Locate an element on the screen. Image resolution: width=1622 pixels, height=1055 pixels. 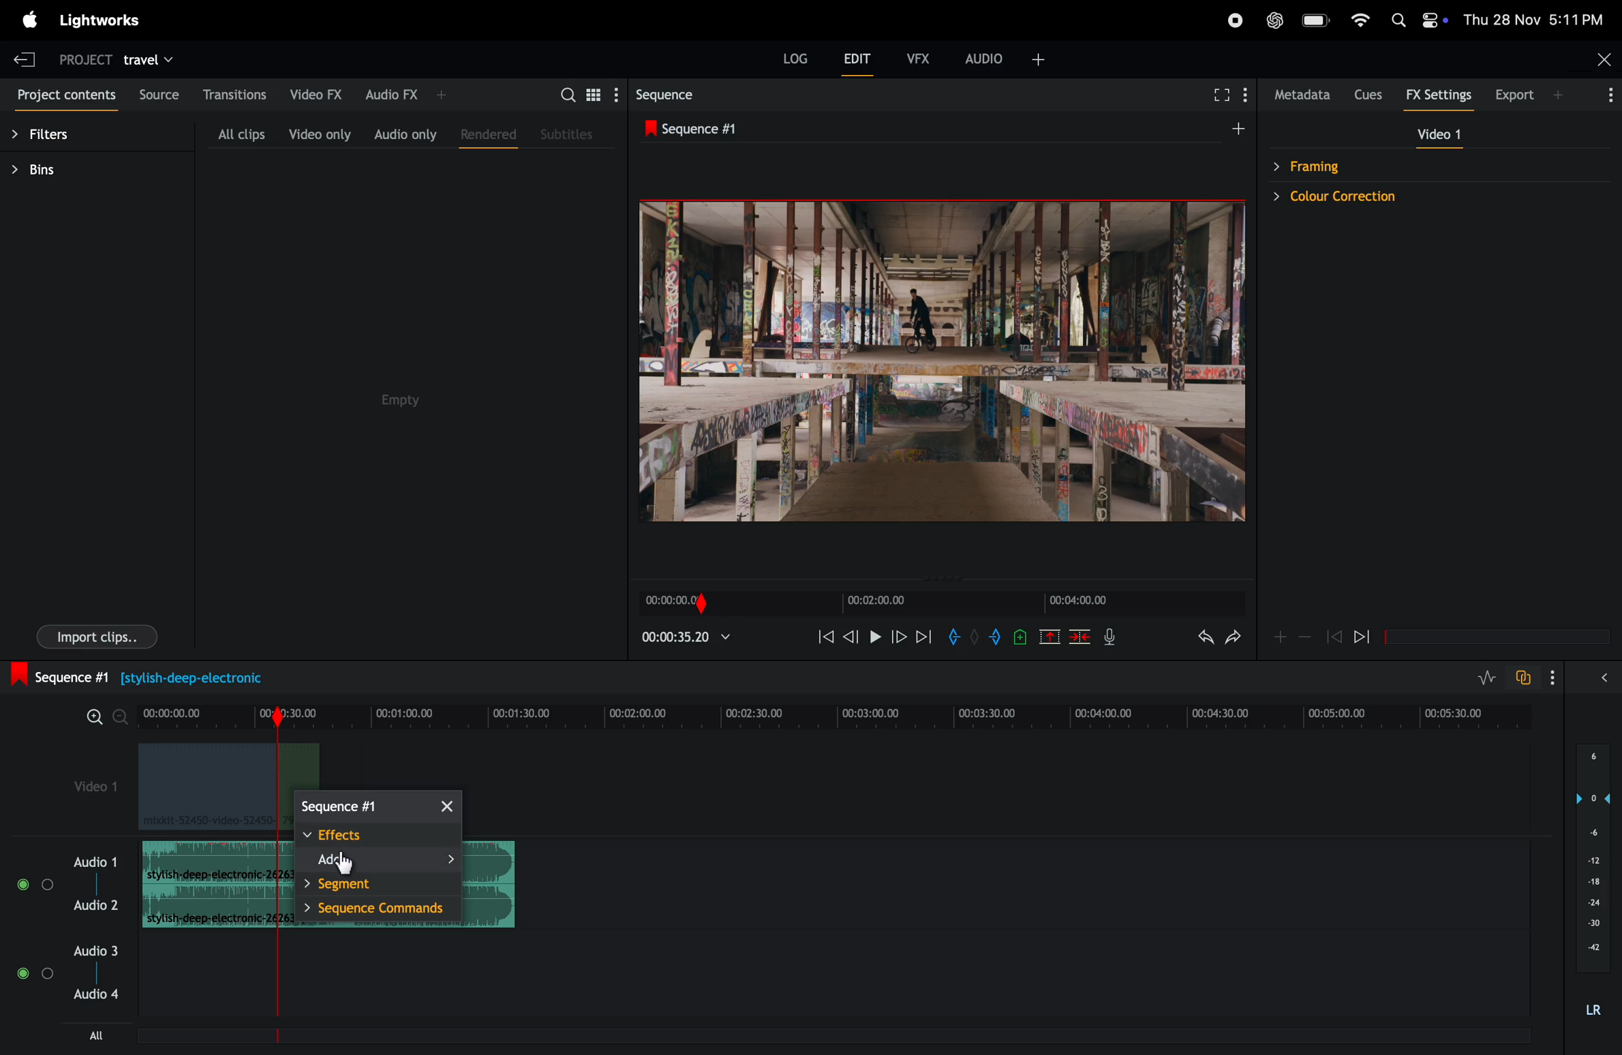
bins is located at coordinates (67, 173).